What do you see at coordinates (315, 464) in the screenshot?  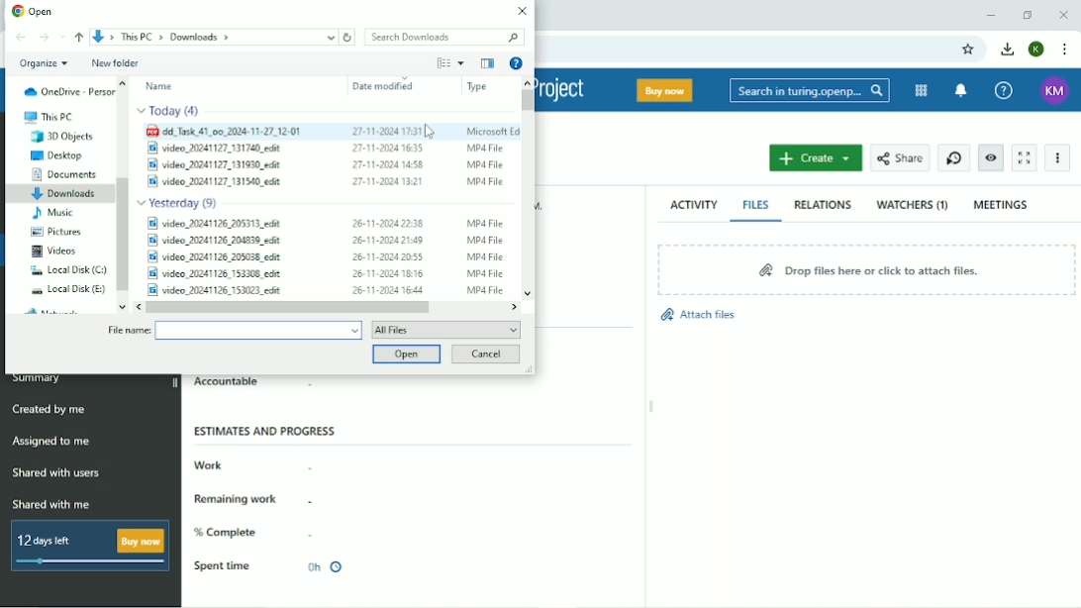 I see `-` at bounding box center [315, 464].